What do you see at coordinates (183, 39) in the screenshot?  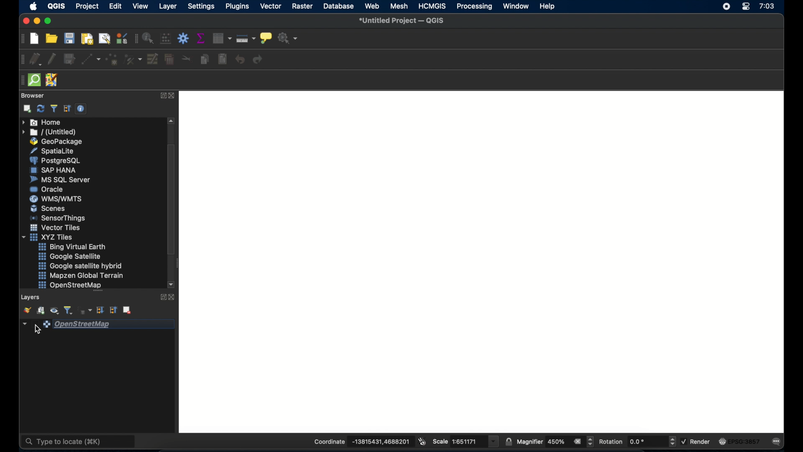 I see `toolbox` at bounding box center [183, 39].